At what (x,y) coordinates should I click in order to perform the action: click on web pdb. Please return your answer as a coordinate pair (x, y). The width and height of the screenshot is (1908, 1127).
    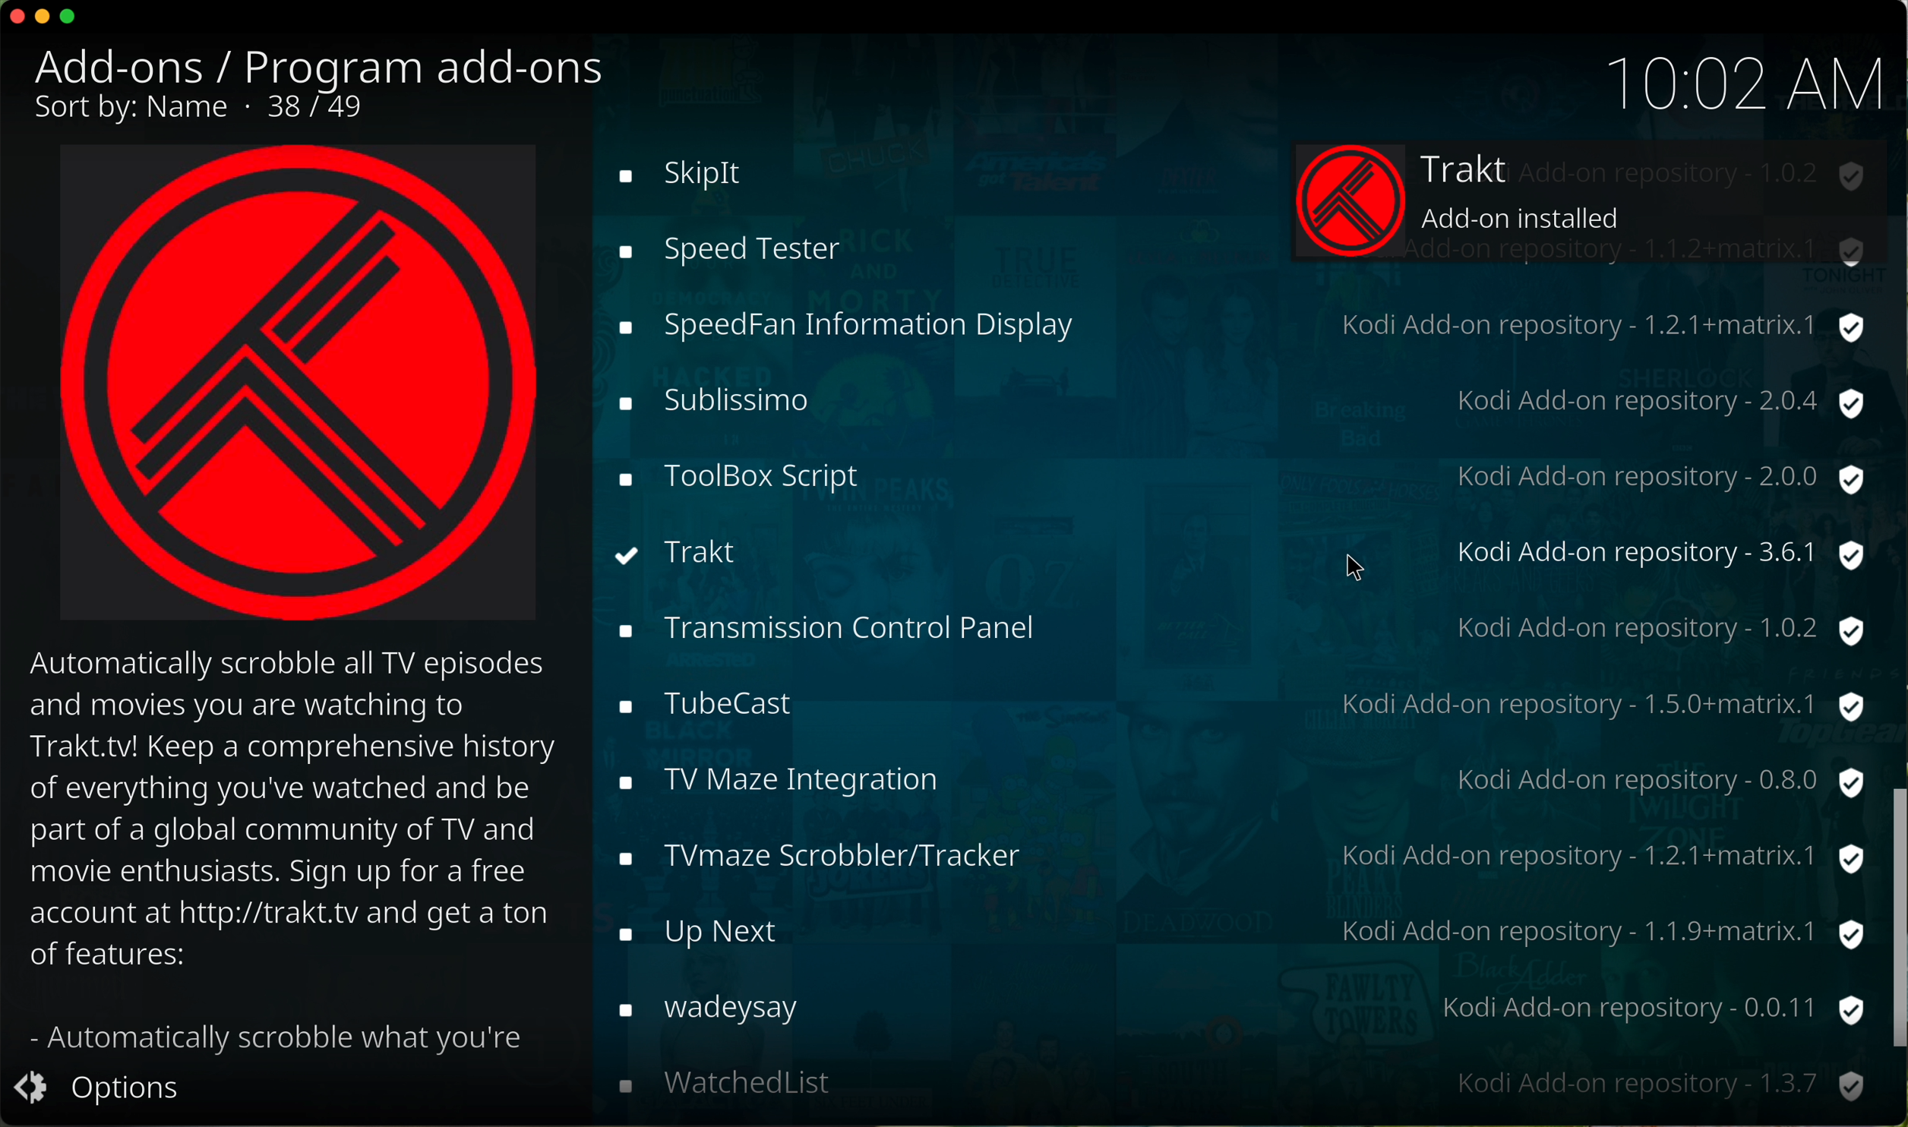
    Looking at the image, I should click on (1232, 852).